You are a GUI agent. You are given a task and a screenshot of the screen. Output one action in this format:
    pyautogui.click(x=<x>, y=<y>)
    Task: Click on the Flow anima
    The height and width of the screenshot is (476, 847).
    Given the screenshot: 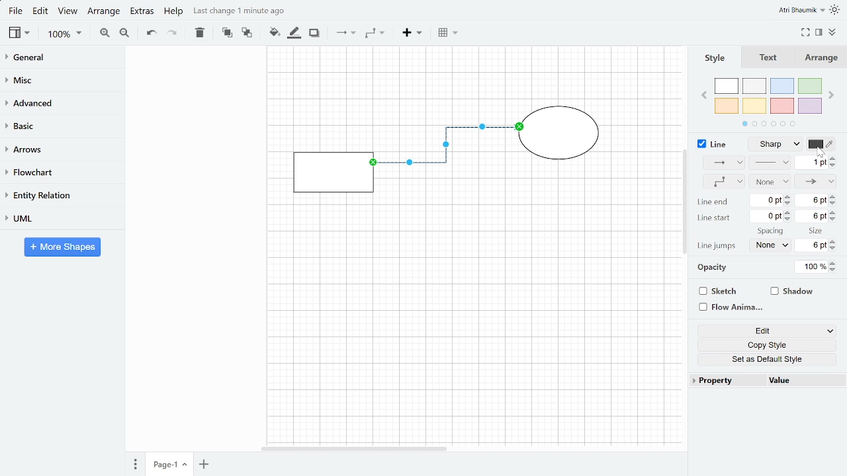 What is the action you would take?
    pyautogui.click(x=729, y=307)
    